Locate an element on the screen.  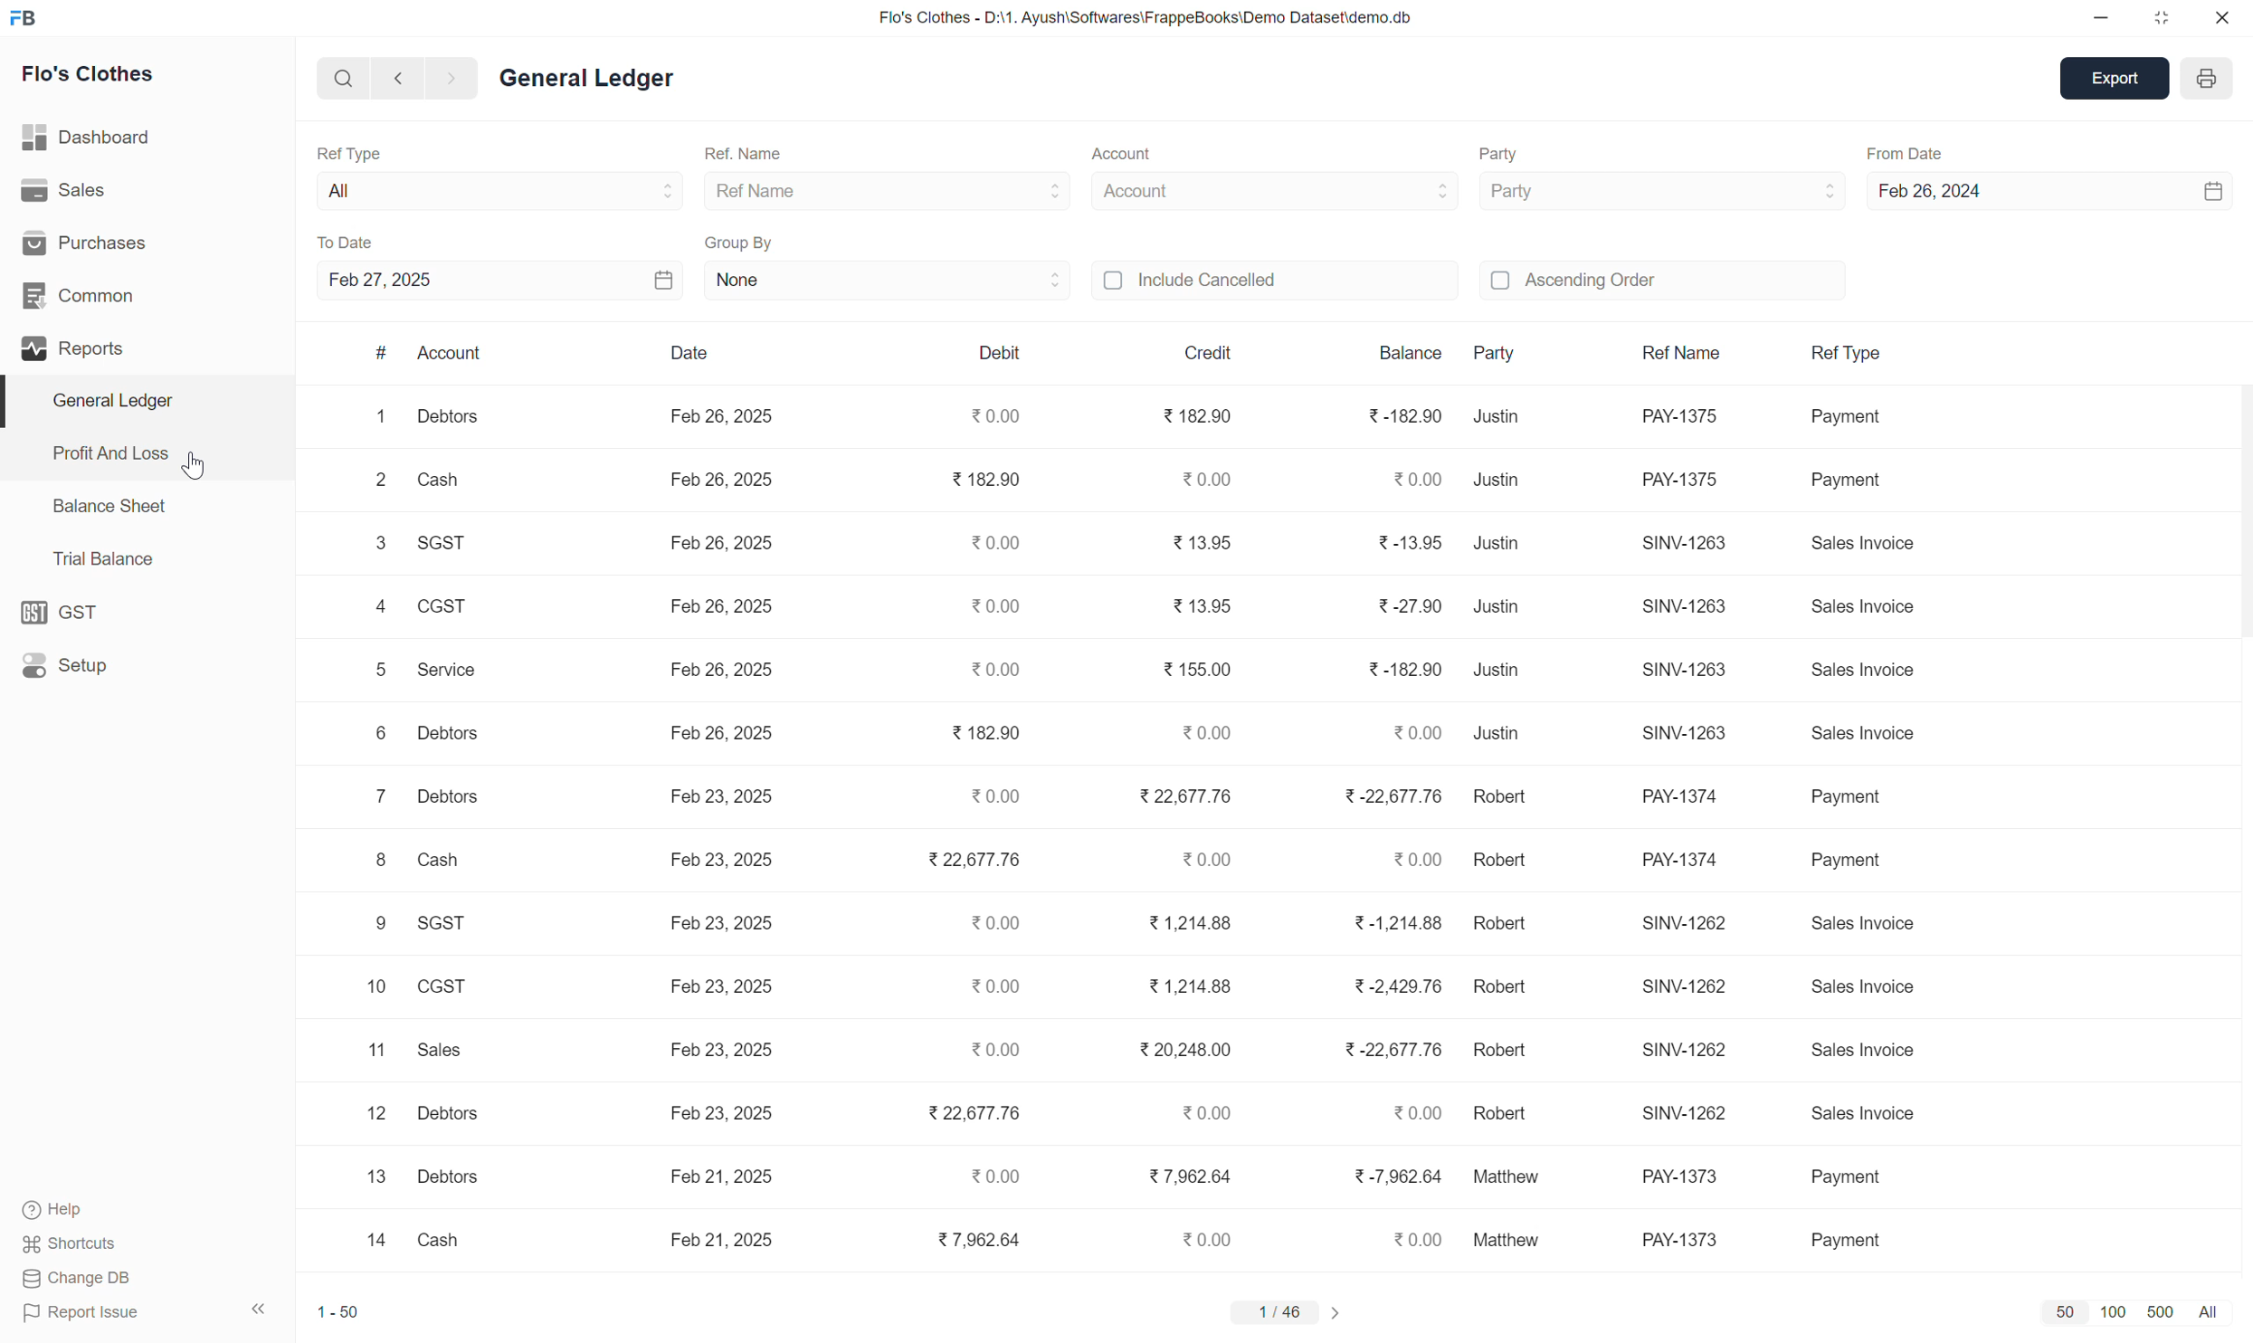
₹1,214.88 is located at coordinates (1193, 925).